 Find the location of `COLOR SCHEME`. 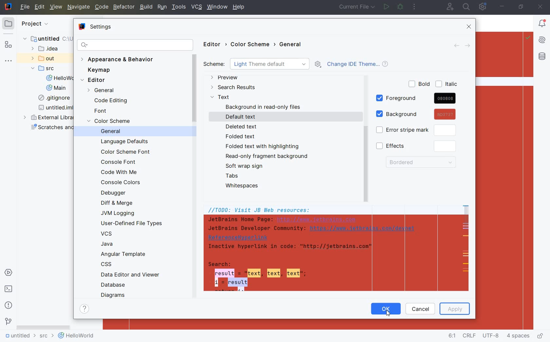

COLOR SCHEME is located at coordinates (253, 45).